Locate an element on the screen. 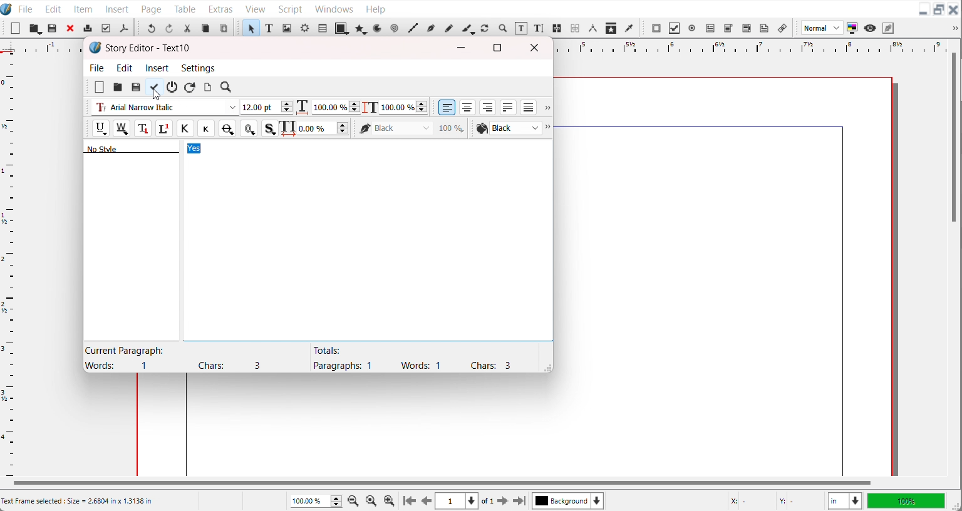  Image preview quality is located at coordinates (822, 28).